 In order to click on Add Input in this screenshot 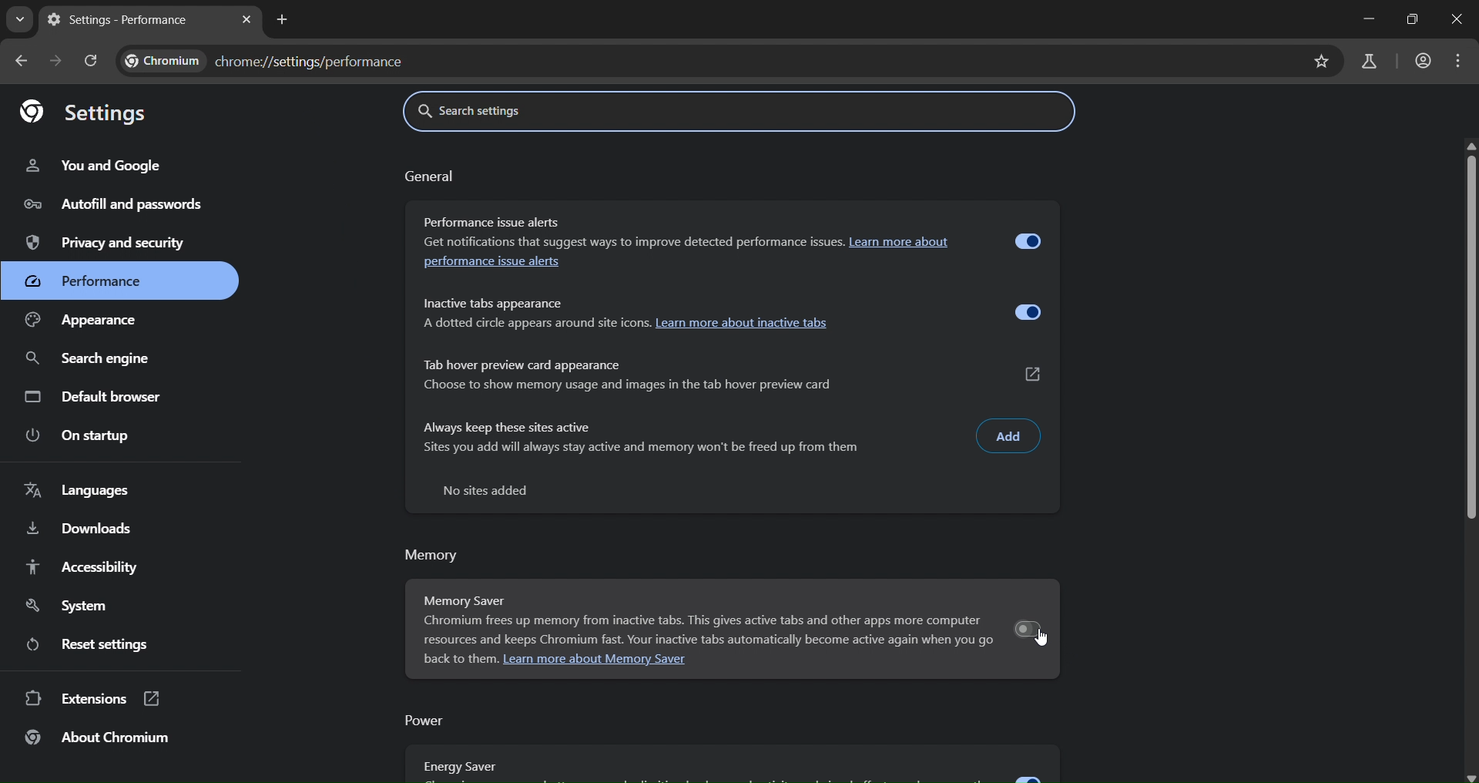, I will do `click(1010, 438)`.